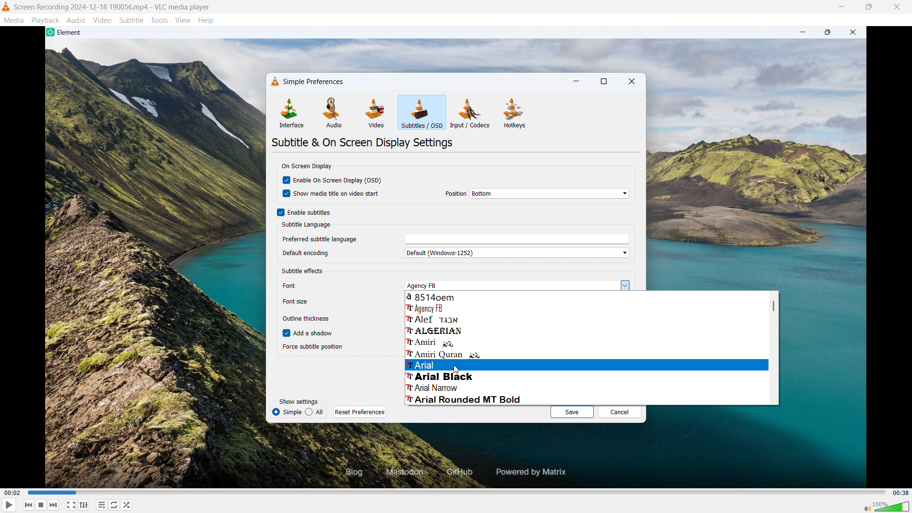  What do you see at coordinates (46, 20) in the screenshot?
I see `playback` at bounding box center [46, 20].